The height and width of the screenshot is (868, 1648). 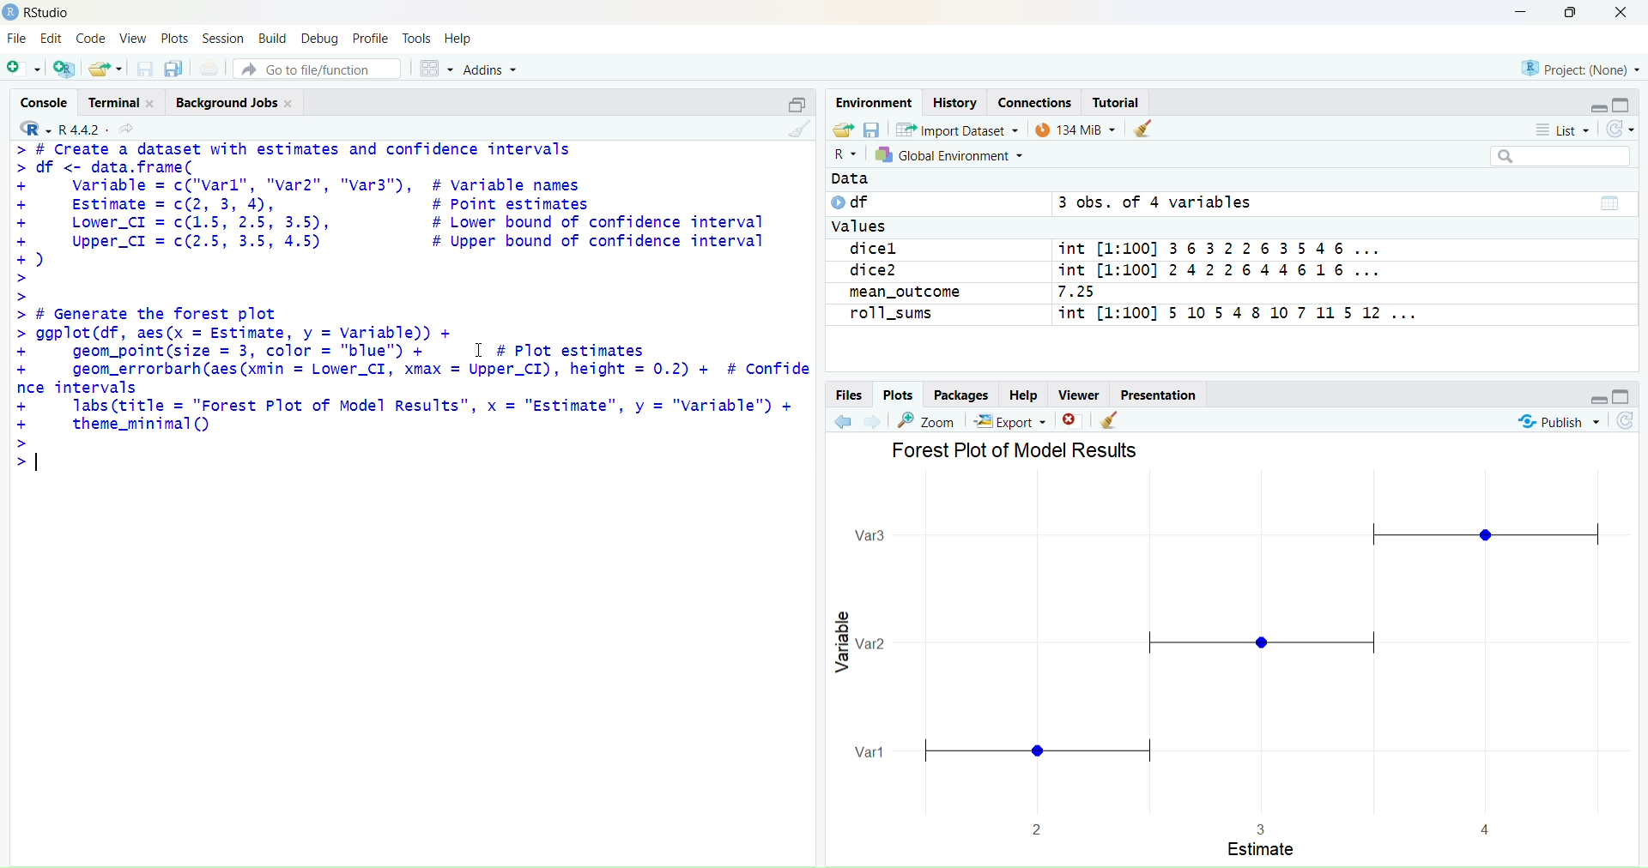 What do you see at coordinates (960, 396) in the screenshot?
I see `Packages` at bounding box center [960, 396].